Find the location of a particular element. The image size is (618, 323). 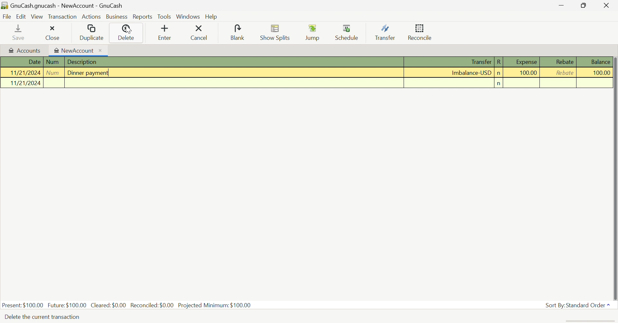

Num is located at coordinates (52, 62).